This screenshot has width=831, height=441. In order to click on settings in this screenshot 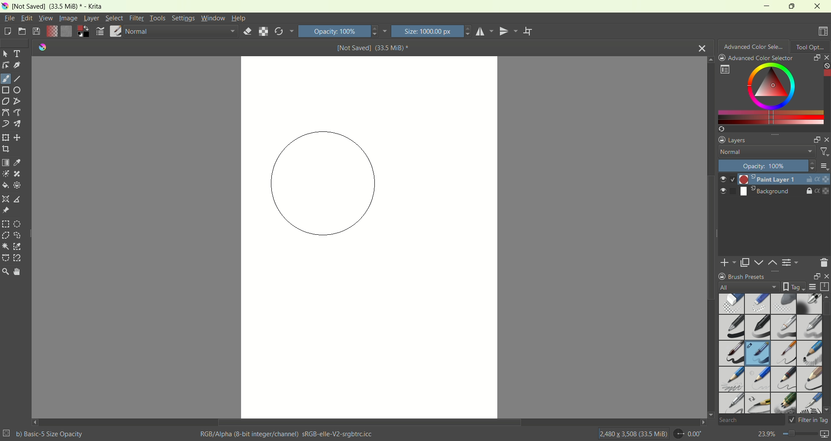, I will do `click(183, 18)`.